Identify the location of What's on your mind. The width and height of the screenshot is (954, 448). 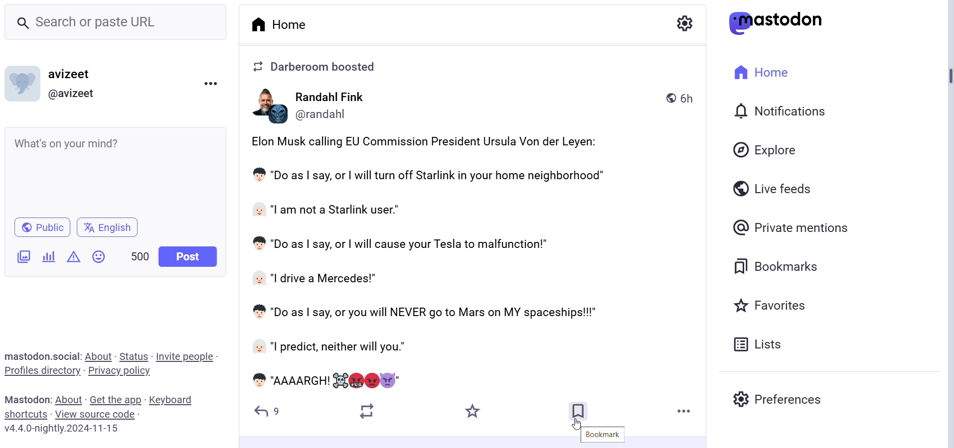
(116, 171).